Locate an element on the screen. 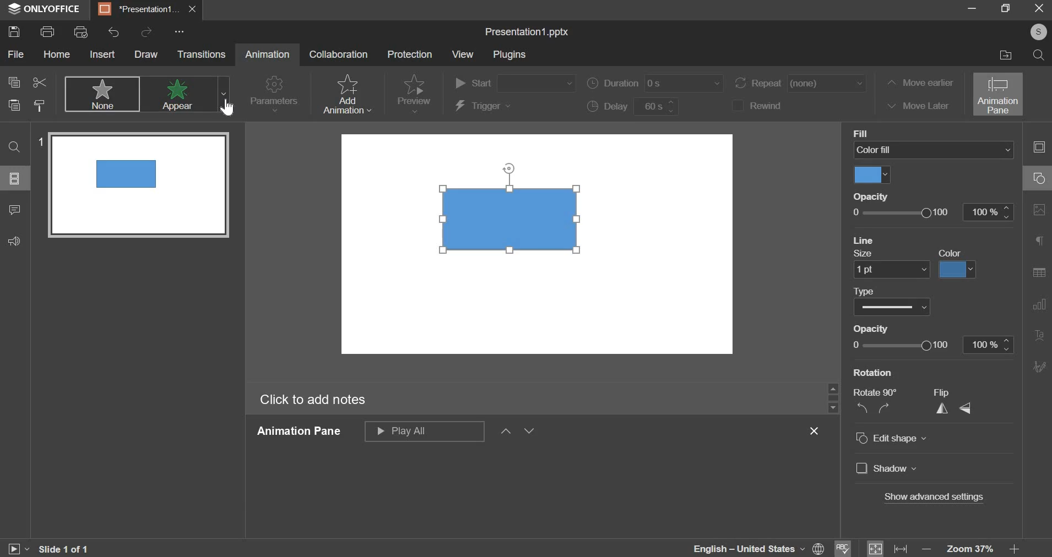 This screenshot has width=1052, height=557. collaboration is located at coordinates (339, 54).